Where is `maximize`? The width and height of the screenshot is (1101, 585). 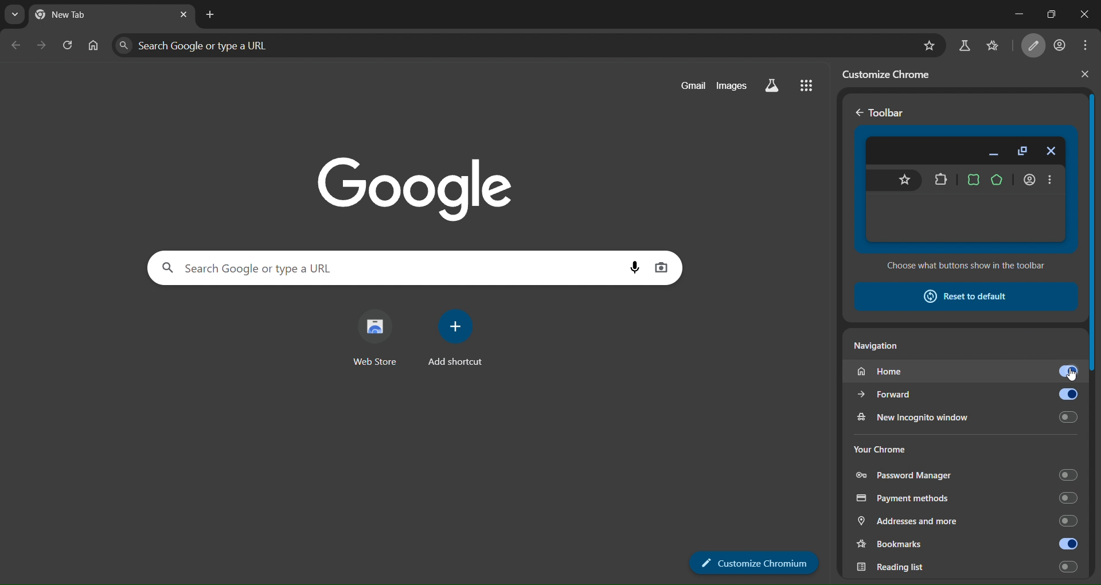
maximize is located at coordinates (1048, 13).